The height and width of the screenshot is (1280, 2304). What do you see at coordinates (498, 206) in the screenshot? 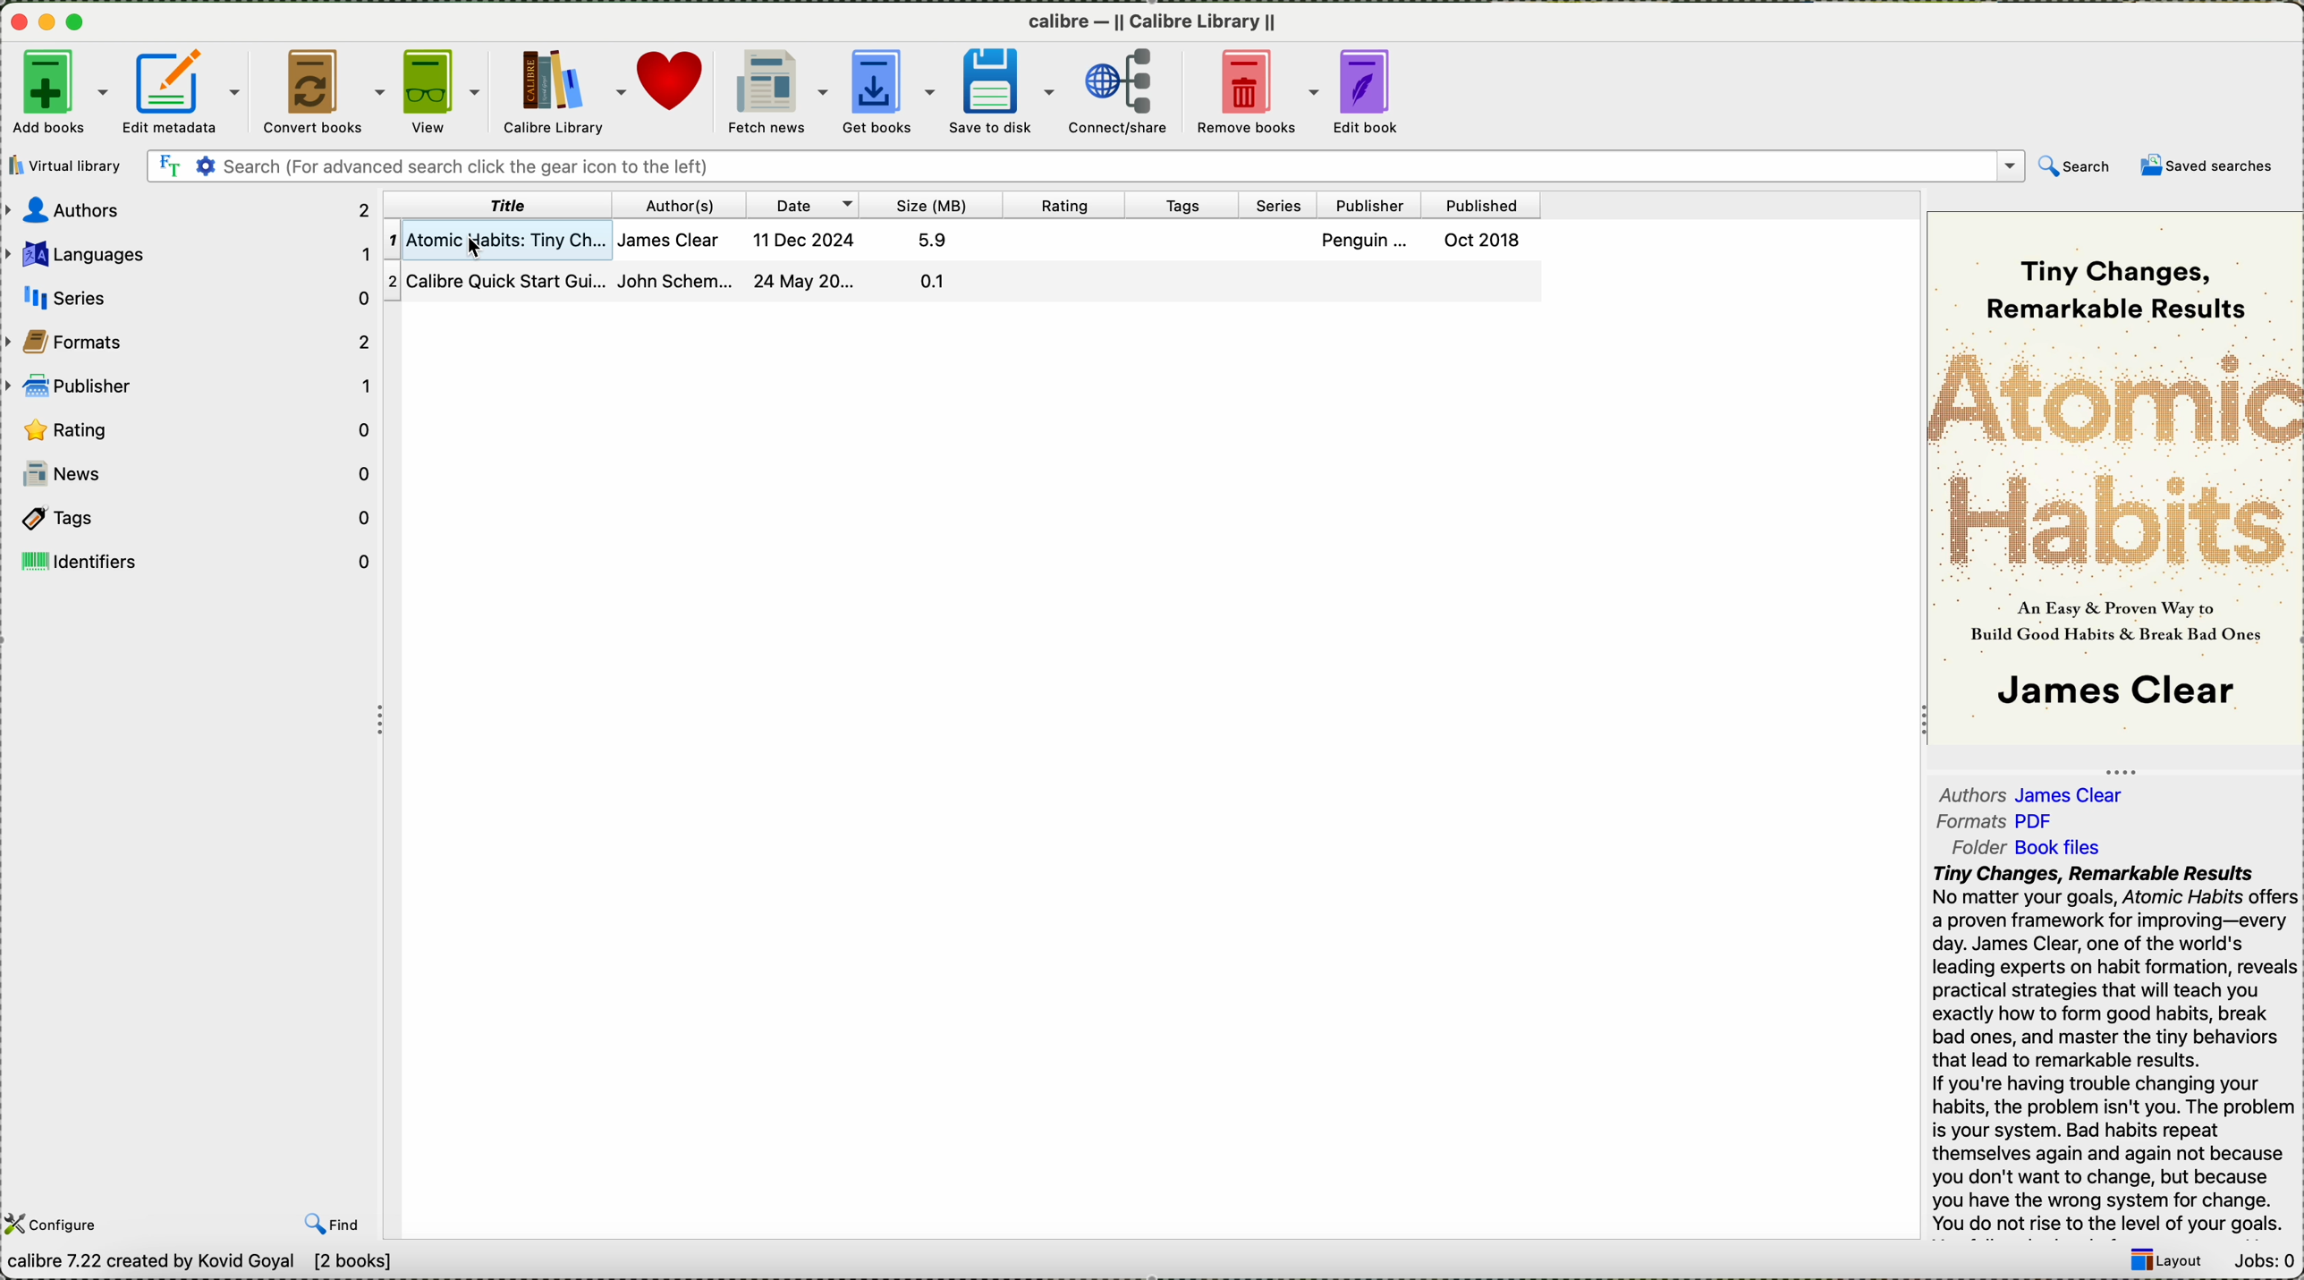
I see `title` at bounding box center [498, 206].